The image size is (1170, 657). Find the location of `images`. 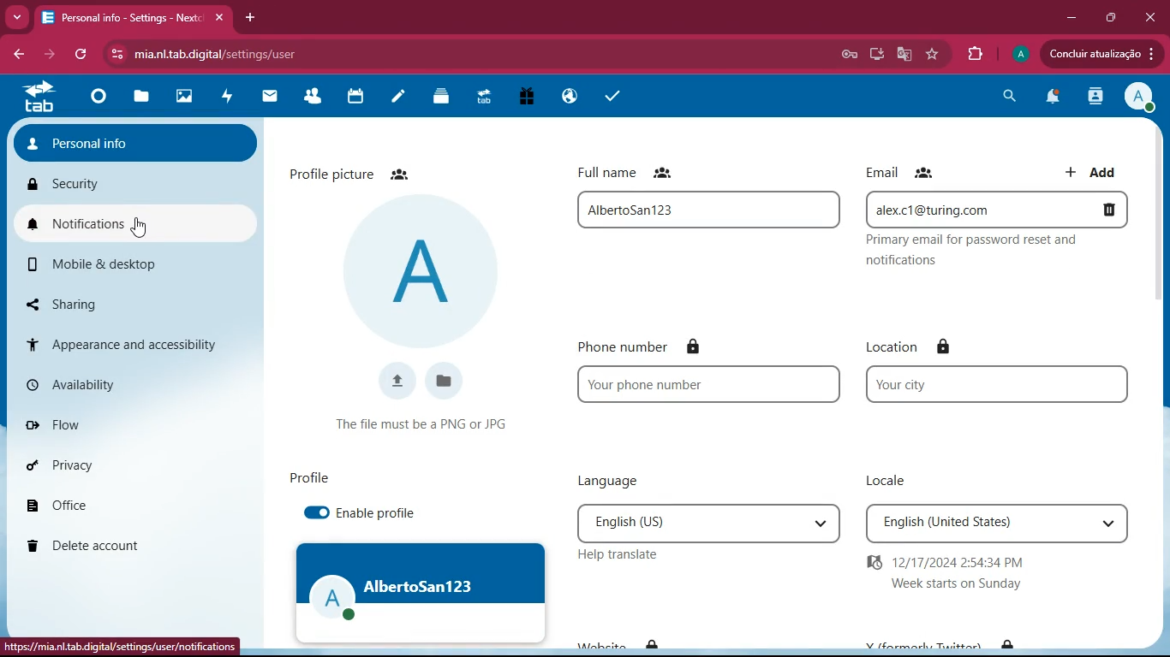

images is located at coordinates (180, 98).